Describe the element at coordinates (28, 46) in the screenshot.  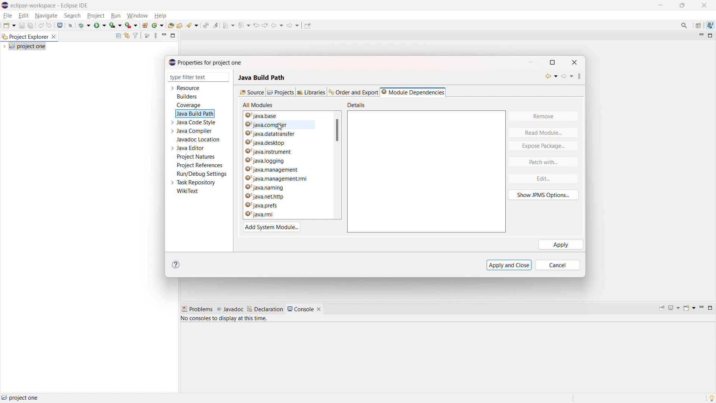
I see `project one` at that location.